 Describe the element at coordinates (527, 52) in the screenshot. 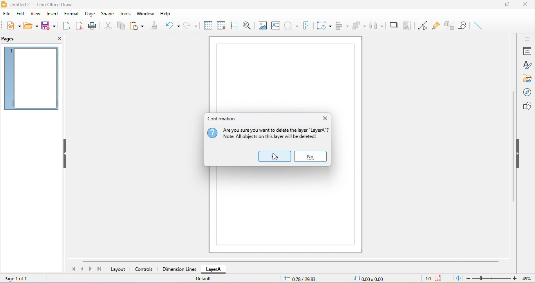

I see `properties` at that location.